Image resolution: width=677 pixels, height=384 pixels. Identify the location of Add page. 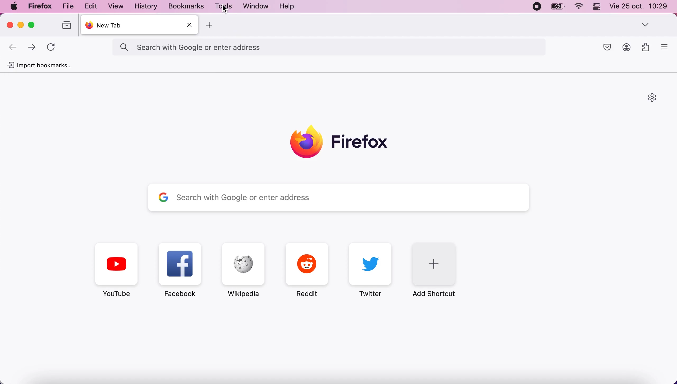
(210, 25).